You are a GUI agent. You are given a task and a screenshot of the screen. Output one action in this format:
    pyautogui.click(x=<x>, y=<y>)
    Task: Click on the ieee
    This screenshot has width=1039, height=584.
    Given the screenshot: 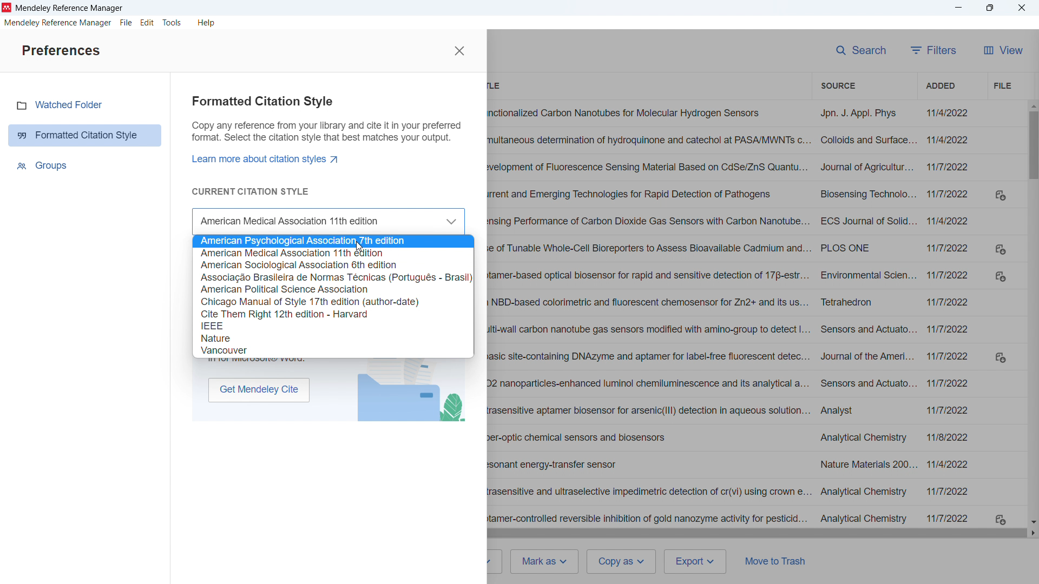 What is the action you would take?
    pyautogui.click(x=332, y=326)
    